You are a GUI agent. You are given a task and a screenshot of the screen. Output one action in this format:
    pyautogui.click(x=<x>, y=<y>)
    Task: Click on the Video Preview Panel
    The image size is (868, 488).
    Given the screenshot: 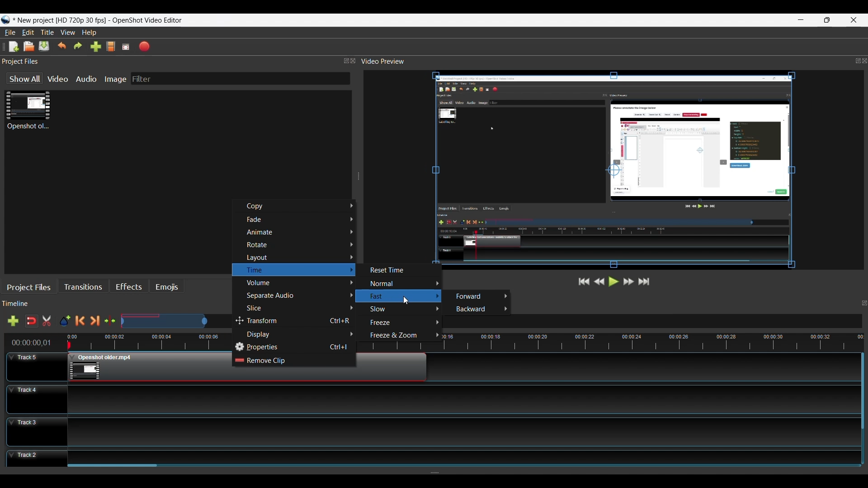 What is the action you would take?
    pyautogui.click(x=613, y=61)
    